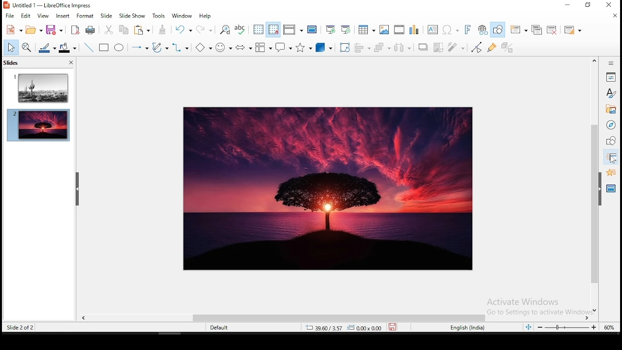  Describe the element at coordinates (405, 48) in the screenshot. I see `distribute` at that location.